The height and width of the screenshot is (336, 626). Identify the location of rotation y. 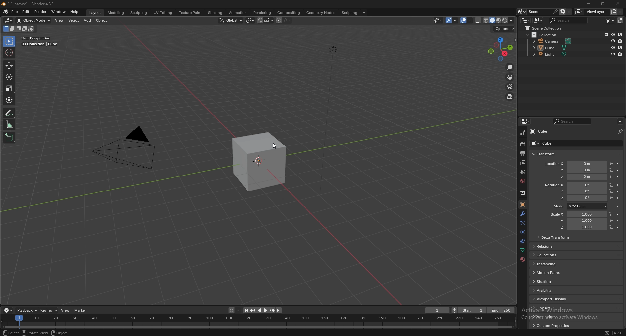
(576, 192).